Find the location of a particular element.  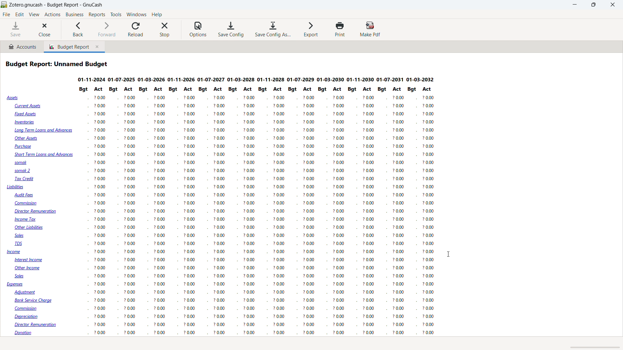

print is located at coordinates (340, 29).